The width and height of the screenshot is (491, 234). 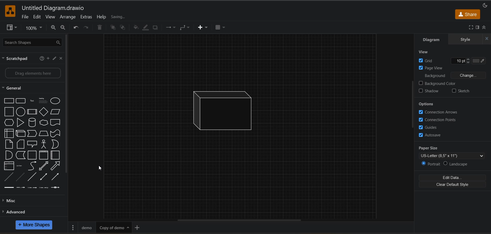 What do you see at coordinates (88, 227) in the screenshot?
I see `demo` at bounding box center [88, 227].